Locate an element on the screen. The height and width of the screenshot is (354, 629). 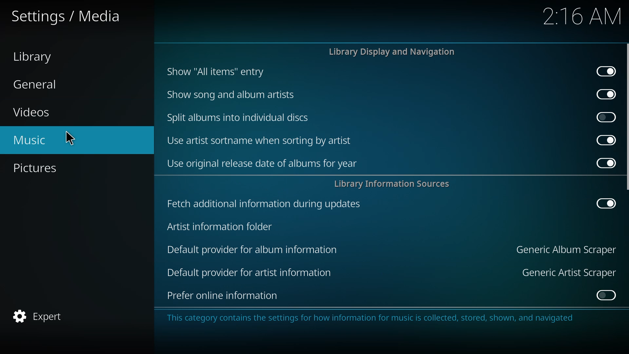
show song and album artists is located at coordinates (237, 95).